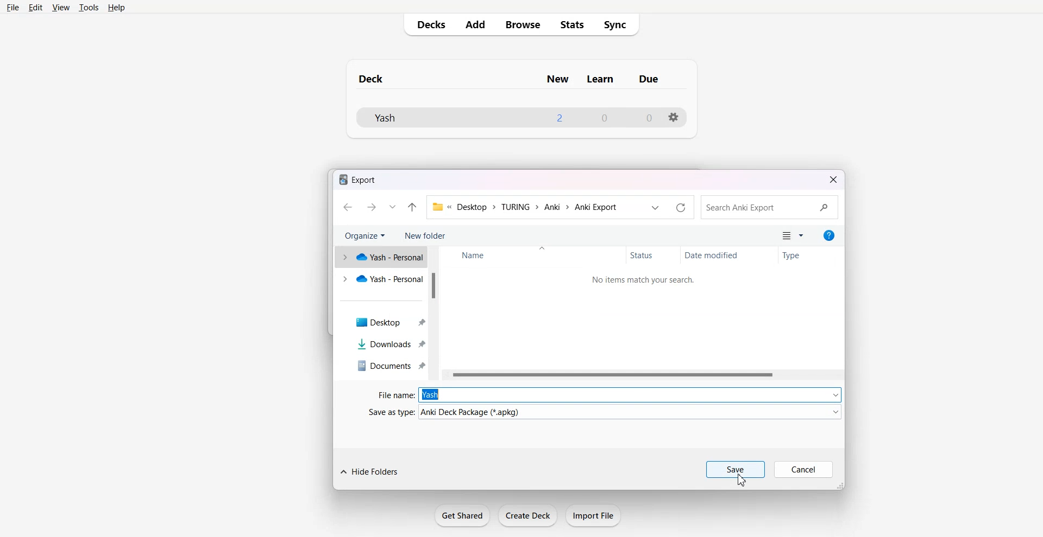 Image resolution: width=1043 pixels, height=537 pixels. What do you see at coordinates (413, 207) in the screenshot?
I see `Up to` at bounding box center [413, 207].